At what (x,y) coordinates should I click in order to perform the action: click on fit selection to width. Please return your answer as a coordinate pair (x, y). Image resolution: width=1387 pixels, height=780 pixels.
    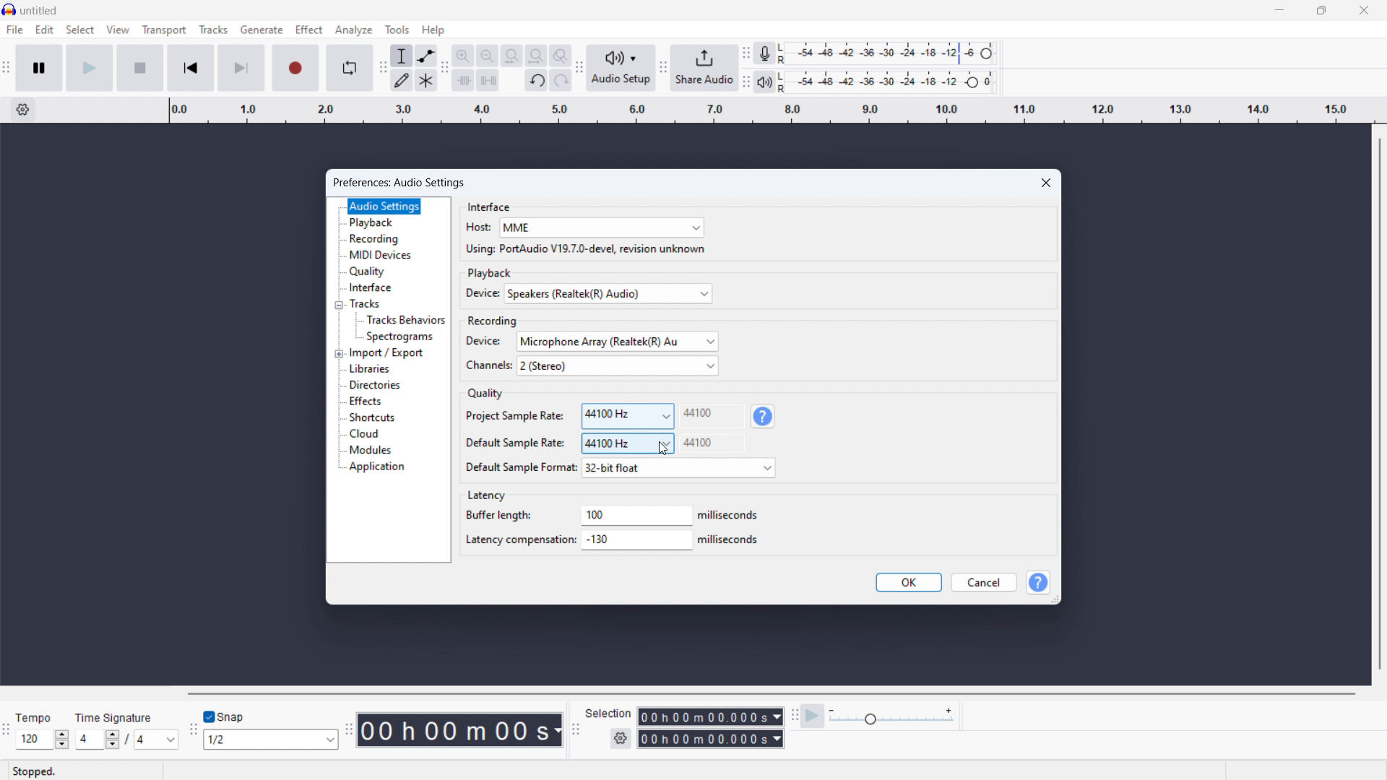
    Looking at the image, I should click on (511, 56).